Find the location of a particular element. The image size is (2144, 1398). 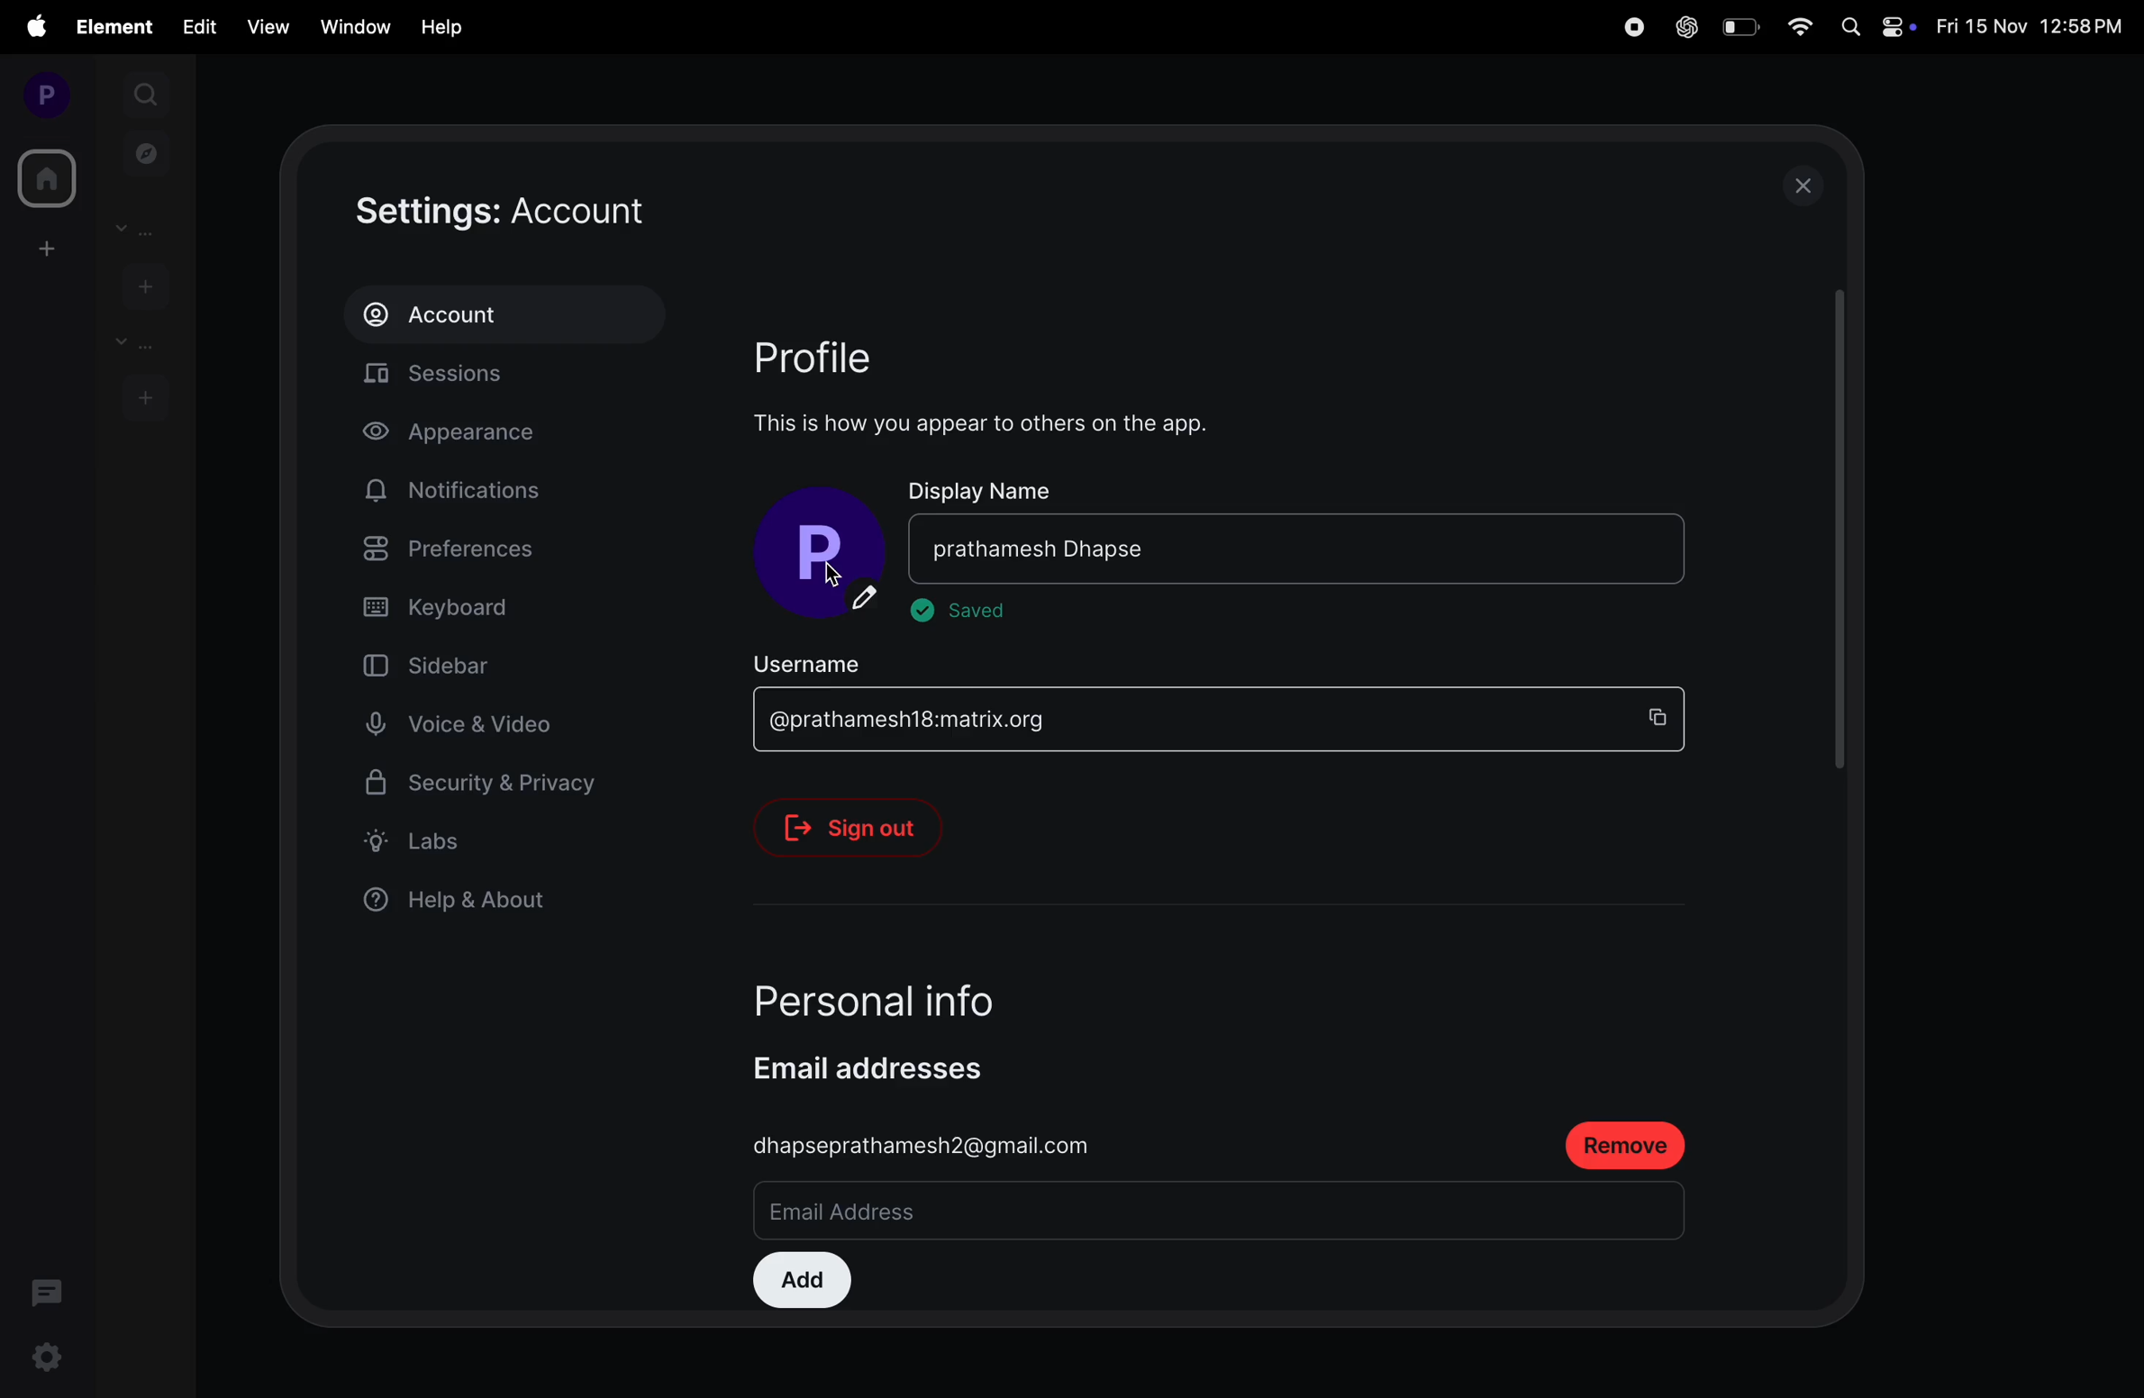

add is located at coordinates (42, 248).